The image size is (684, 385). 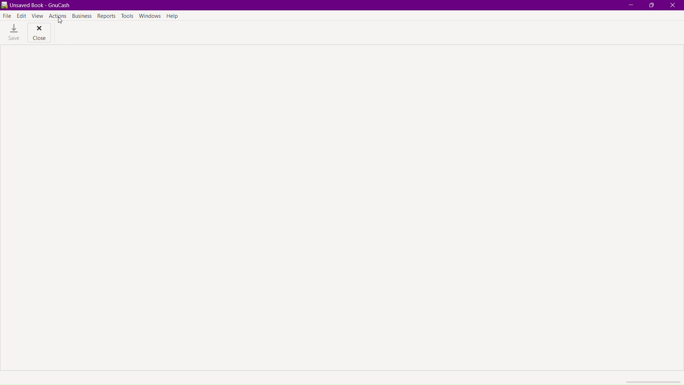 I want to click on Cursor at actions, so click(x=62, y=21).